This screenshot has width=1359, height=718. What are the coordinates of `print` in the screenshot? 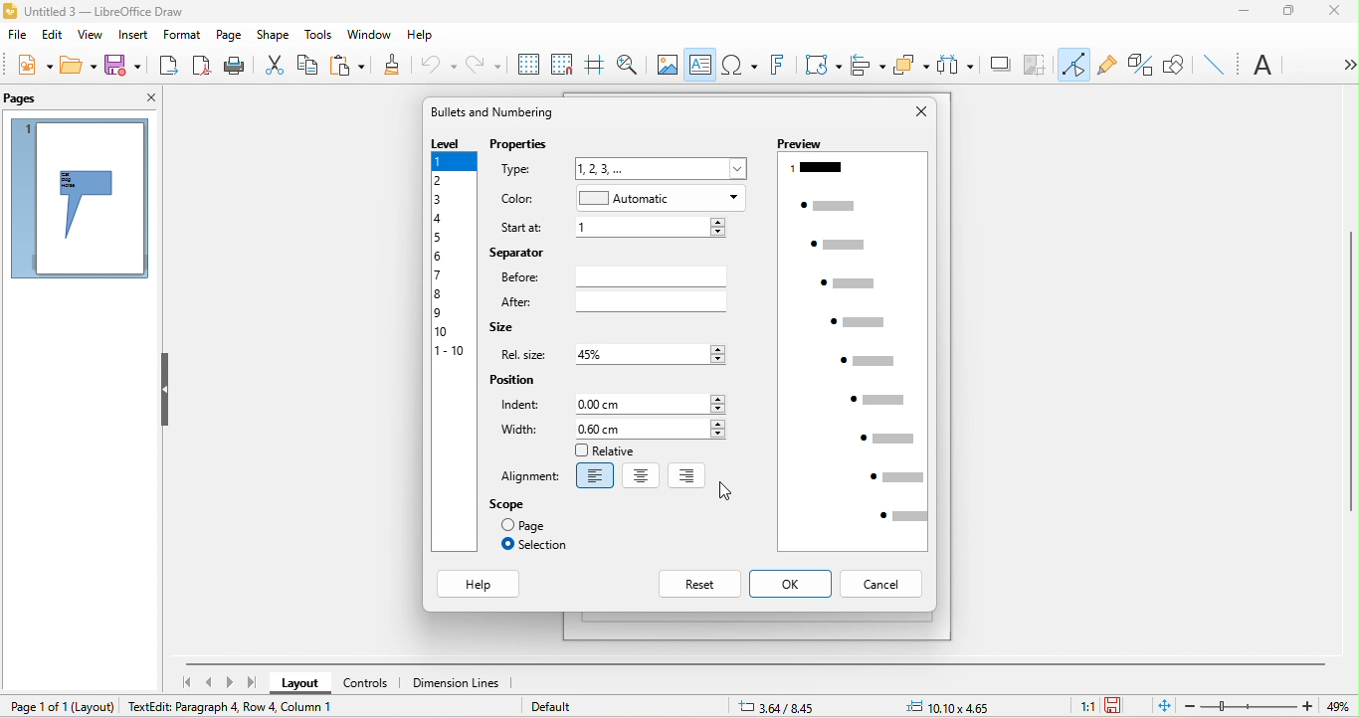 It's located at (235, 68).